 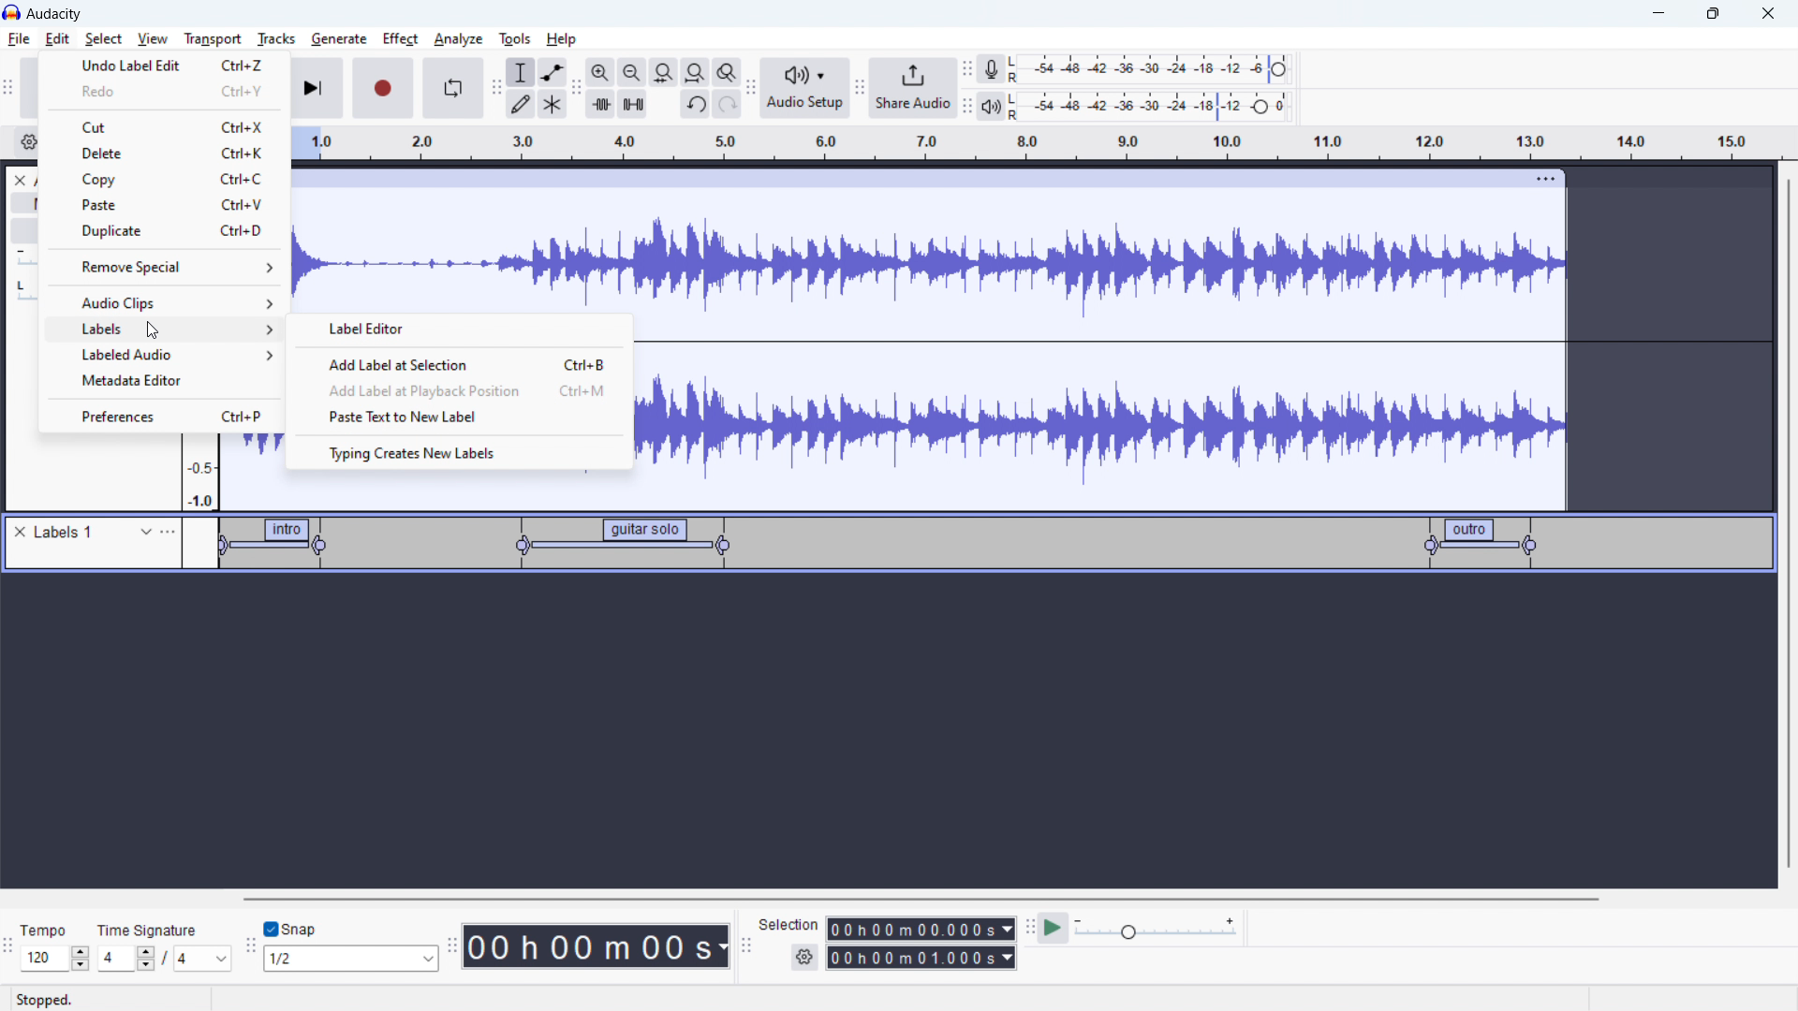 What do you see at coordinates (457, 418) in the screenshot?
I see `paste text to new label` at bounding box center [457, 418].